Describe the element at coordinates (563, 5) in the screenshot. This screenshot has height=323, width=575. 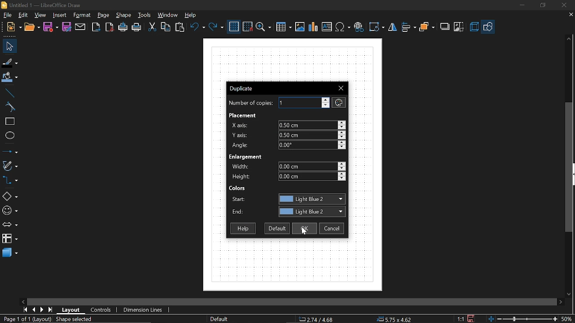
I see `Close` at that location.